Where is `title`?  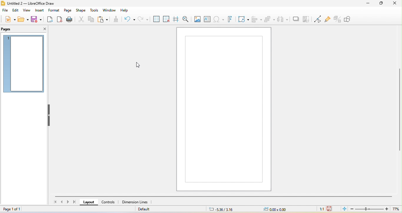
title is located at coordinates (36, 3).